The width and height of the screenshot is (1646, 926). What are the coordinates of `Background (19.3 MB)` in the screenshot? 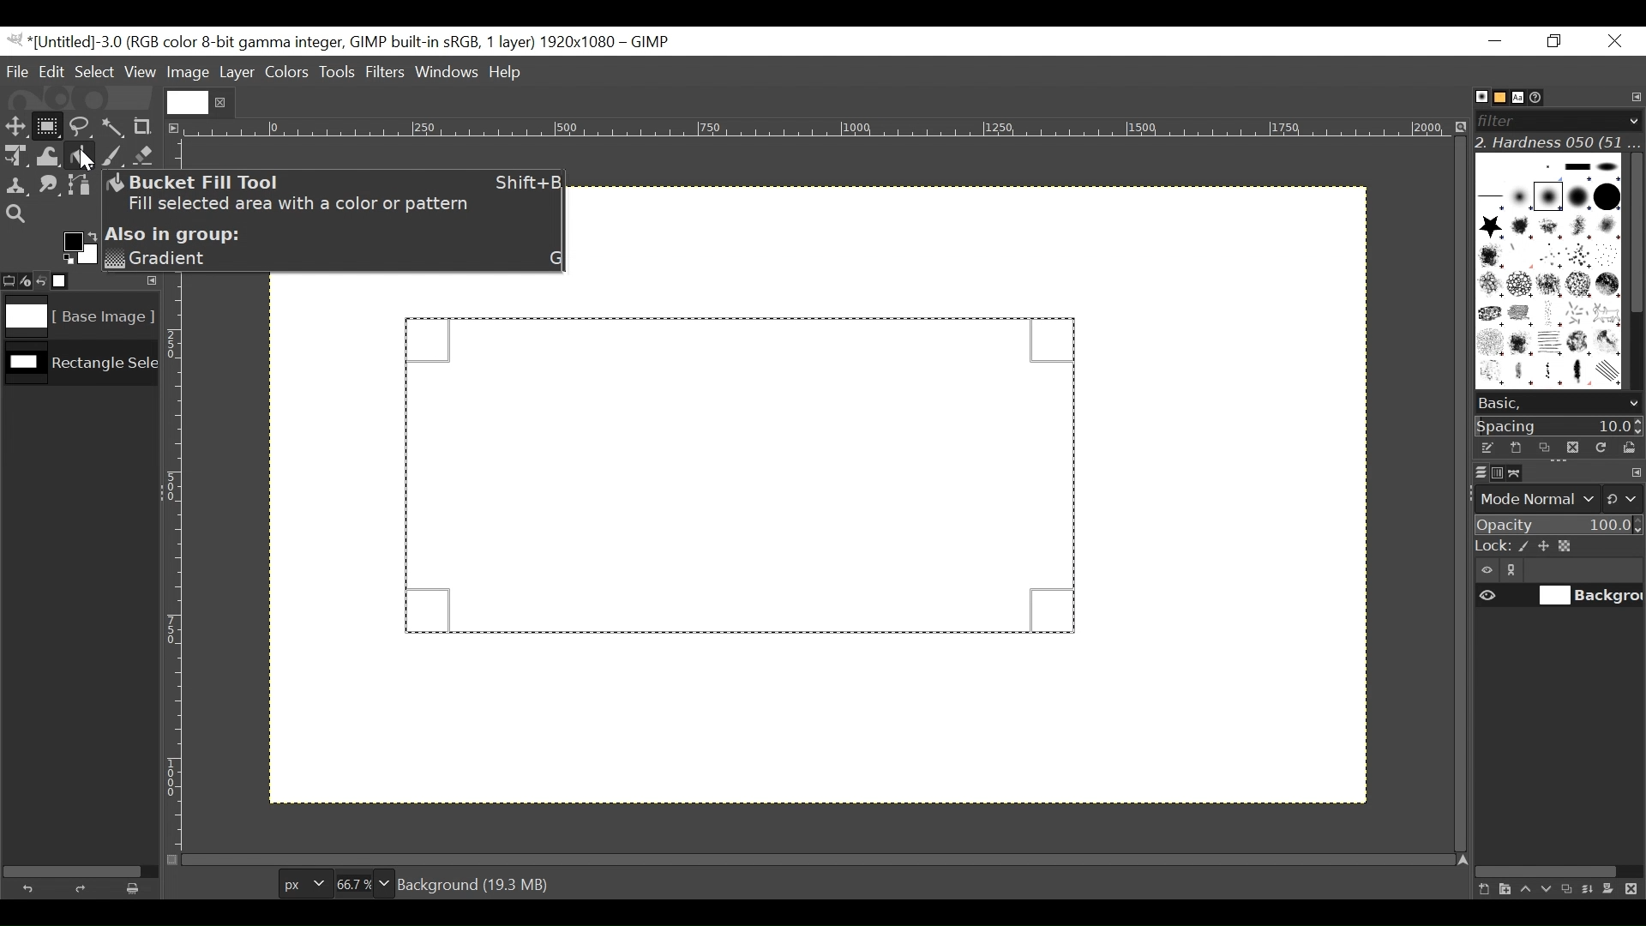 It's located at (478, 883).